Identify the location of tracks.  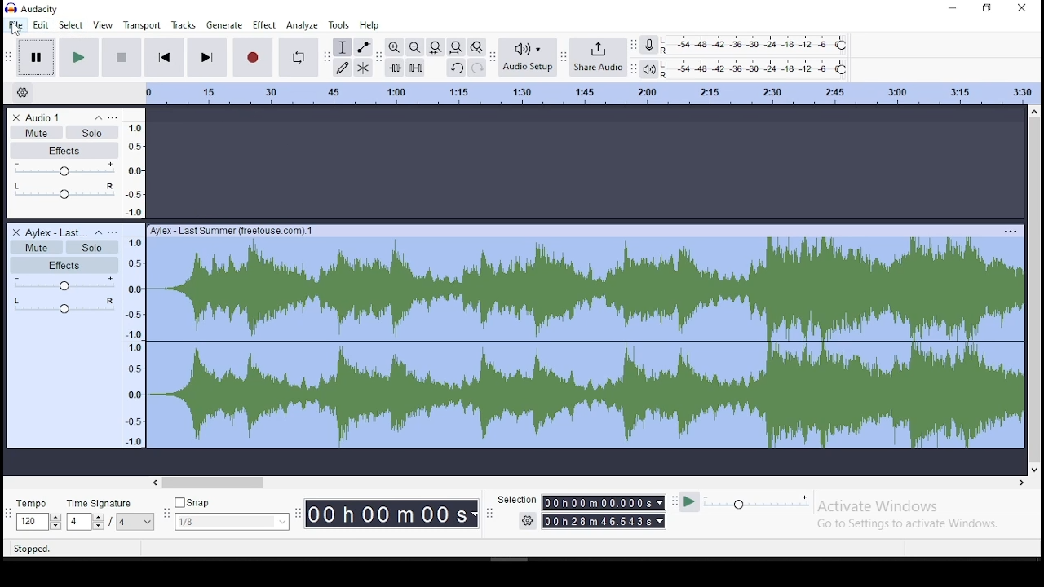
(184, 24).